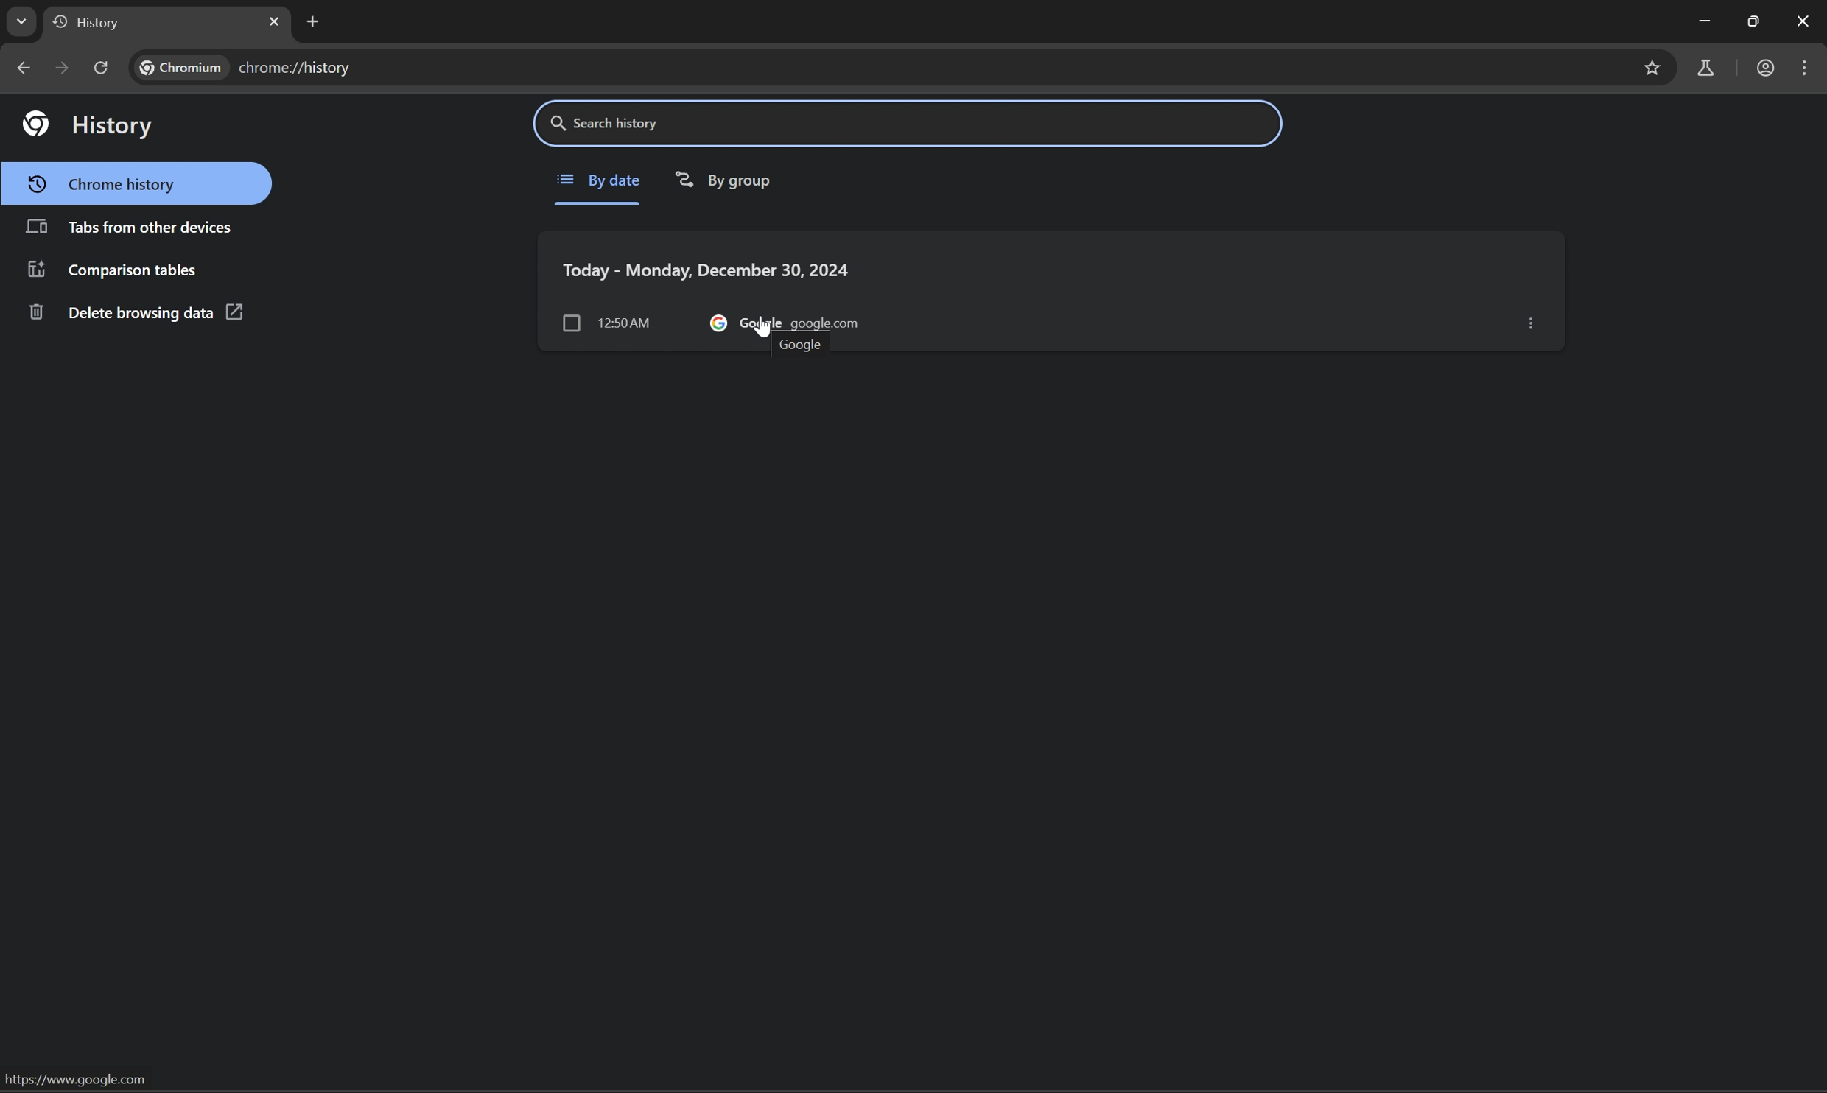  I want to click on history, so click(93, 124).